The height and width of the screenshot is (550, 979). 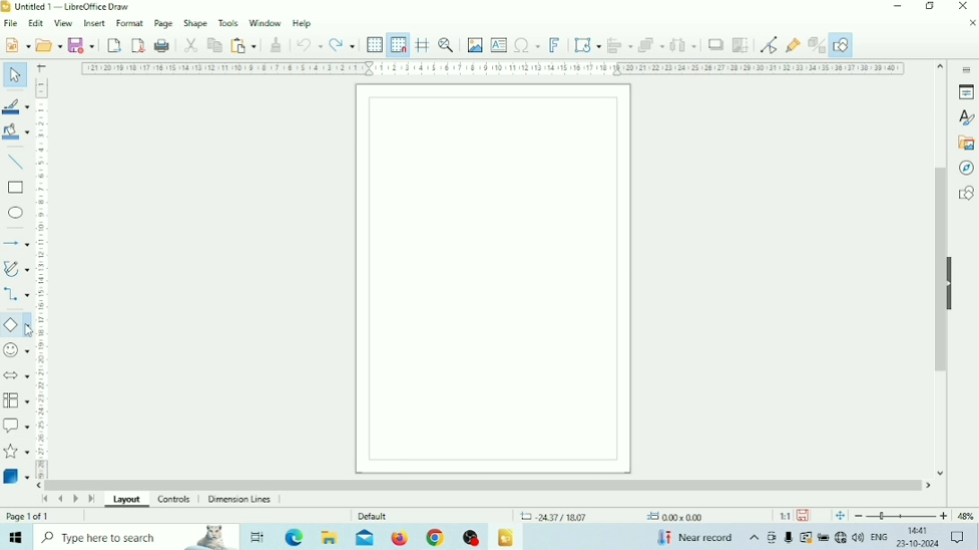 What do you see at coordinates (114, 45) in the screenshot?
I see `Export` at bounding box center [114, 45].